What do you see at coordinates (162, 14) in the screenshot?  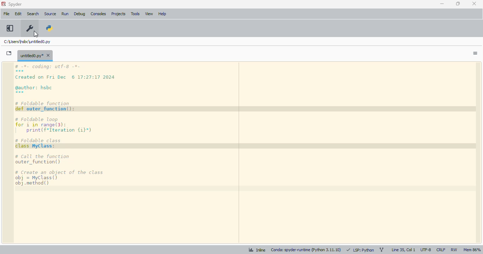 I see `help` at bounding box center [162, 14].